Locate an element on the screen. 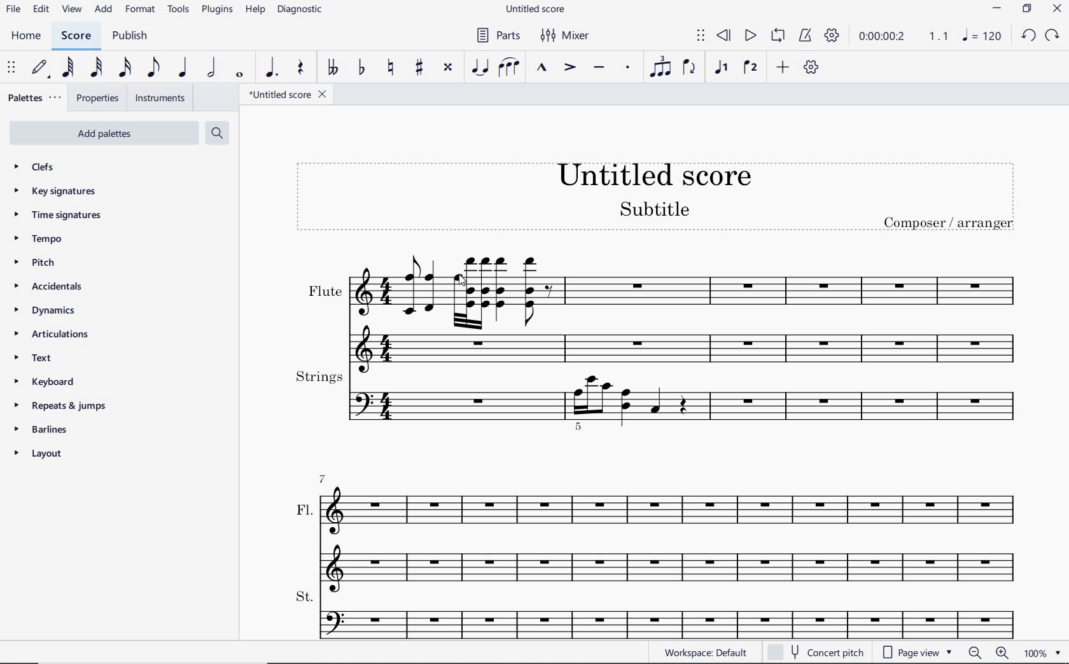  64TH NOTE is located at coordinates (69, 67).